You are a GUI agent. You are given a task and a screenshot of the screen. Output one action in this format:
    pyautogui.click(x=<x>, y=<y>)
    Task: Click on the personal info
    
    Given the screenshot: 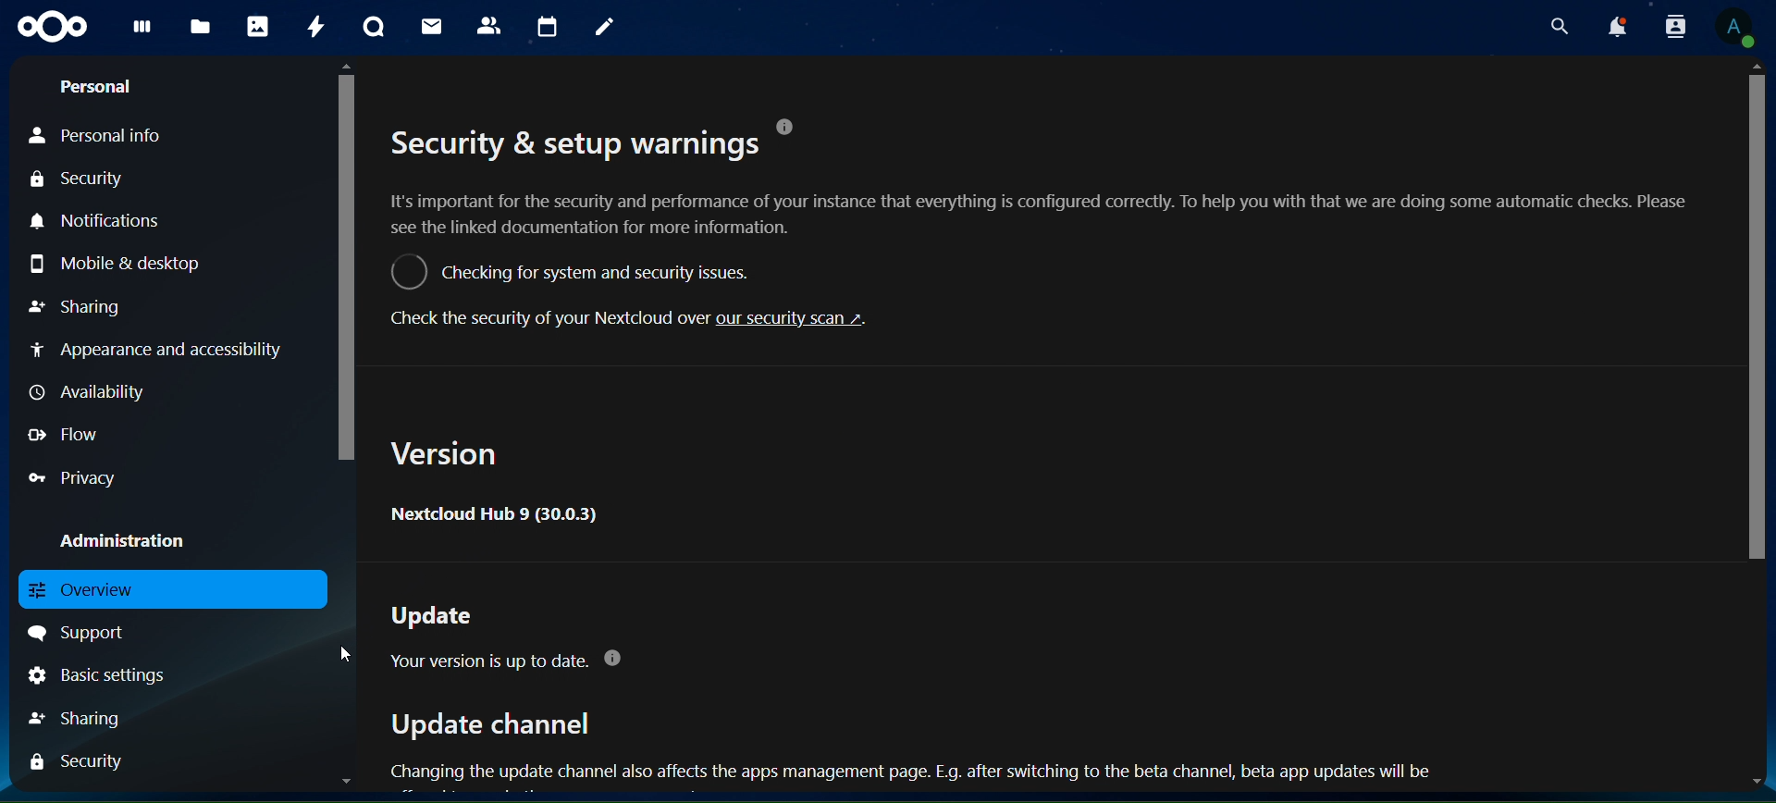 What is the action you would take?
    pyautogui.click(x=98, y=134)
    